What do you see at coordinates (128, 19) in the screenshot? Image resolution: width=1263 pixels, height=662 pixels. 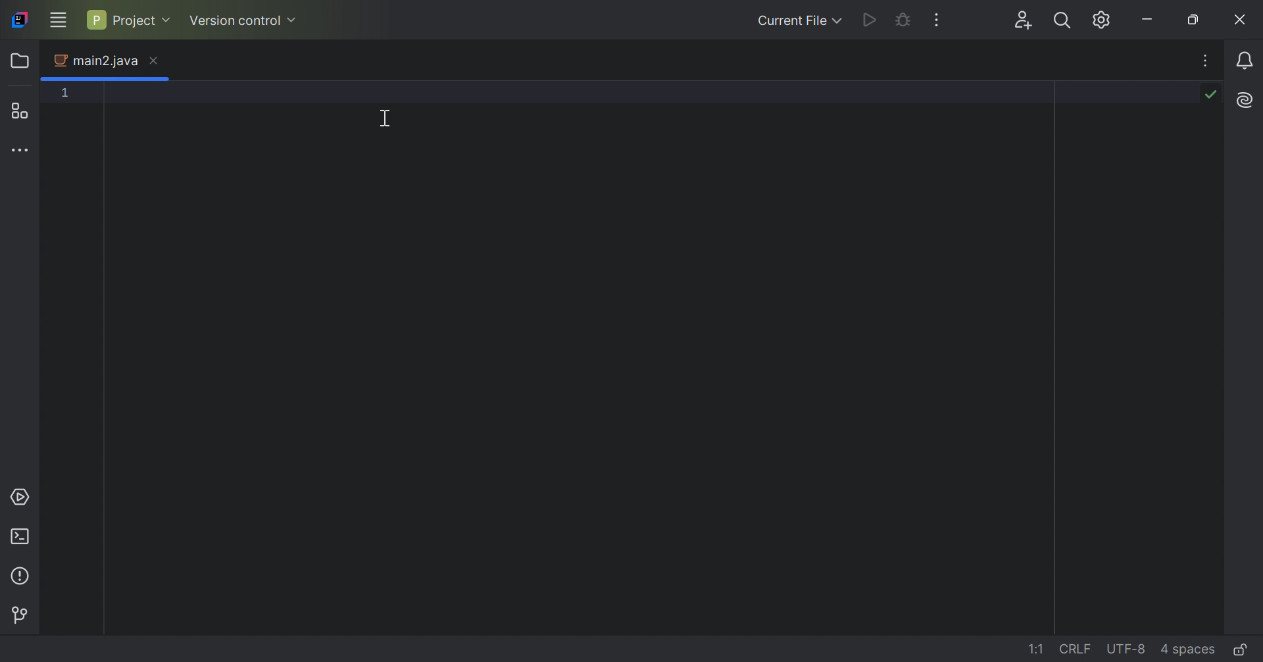 I see `Project` at bounding box center [128, 19].